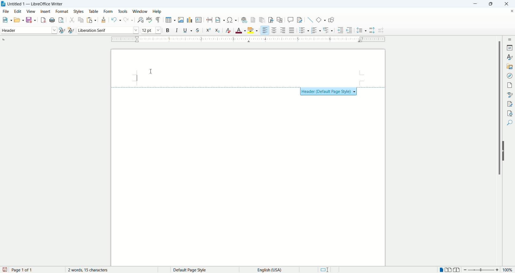 The image size is (515, 273). What do you see at coordinates (209, 19) in the screenshot?
I see `insert page break` at bounding box center [209, 19].